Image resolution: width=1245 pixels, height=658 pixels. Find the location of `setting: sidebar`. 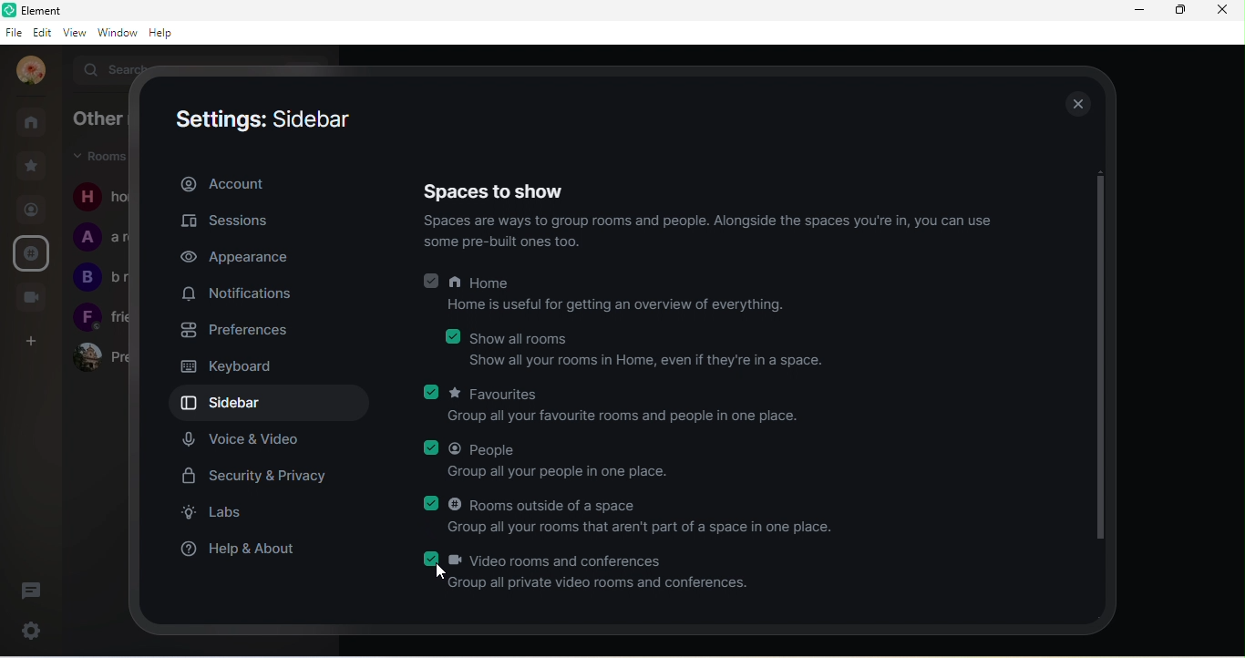

setting: sidebar is located at coordinates (267, 119).